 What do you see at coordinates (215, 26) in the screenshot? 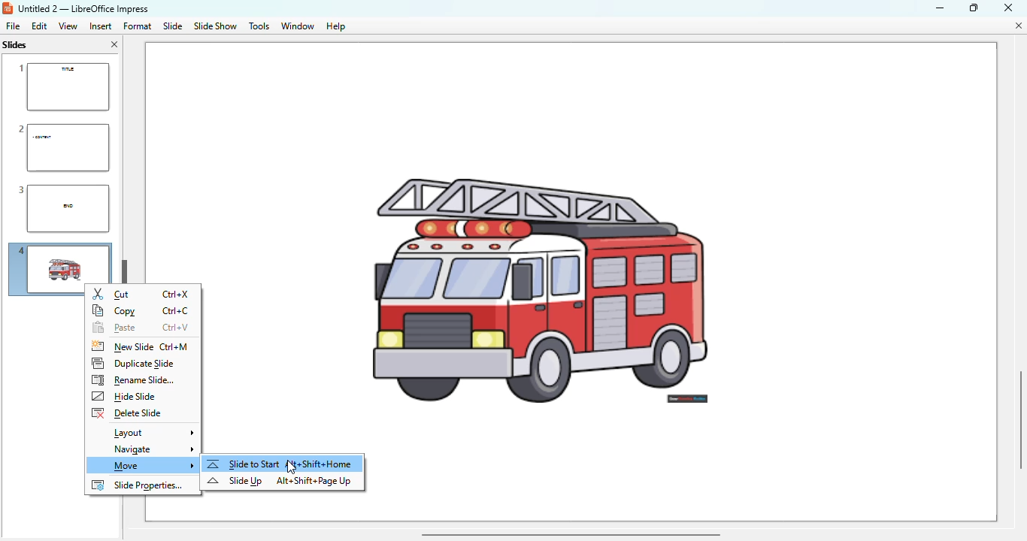
I see `slide show` at bounding box center [215, 26].